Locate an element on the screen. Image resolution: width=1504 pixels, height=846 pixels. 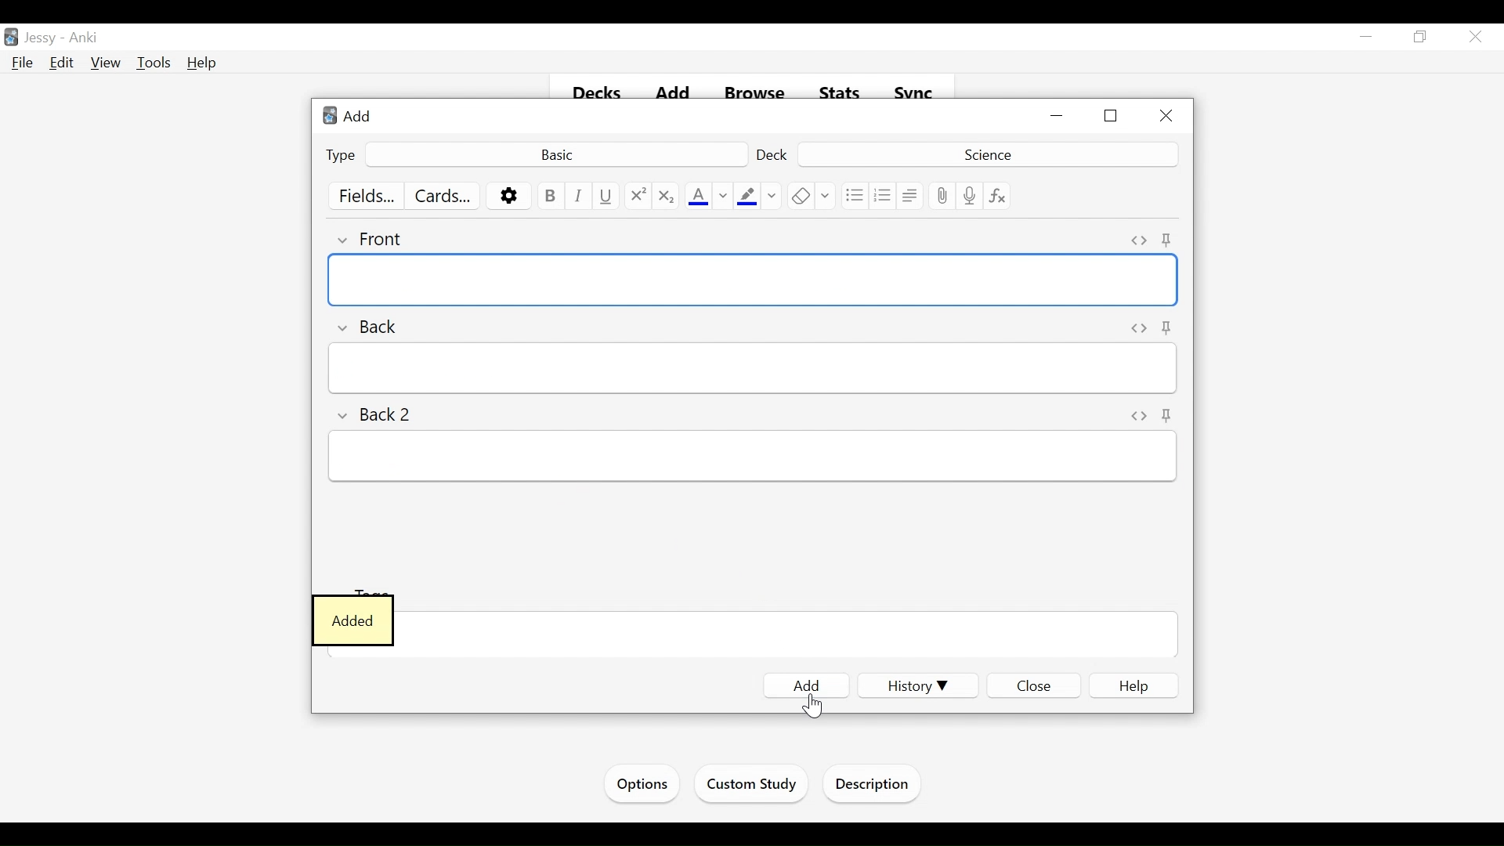
Description is located at coordinates (876, 786).